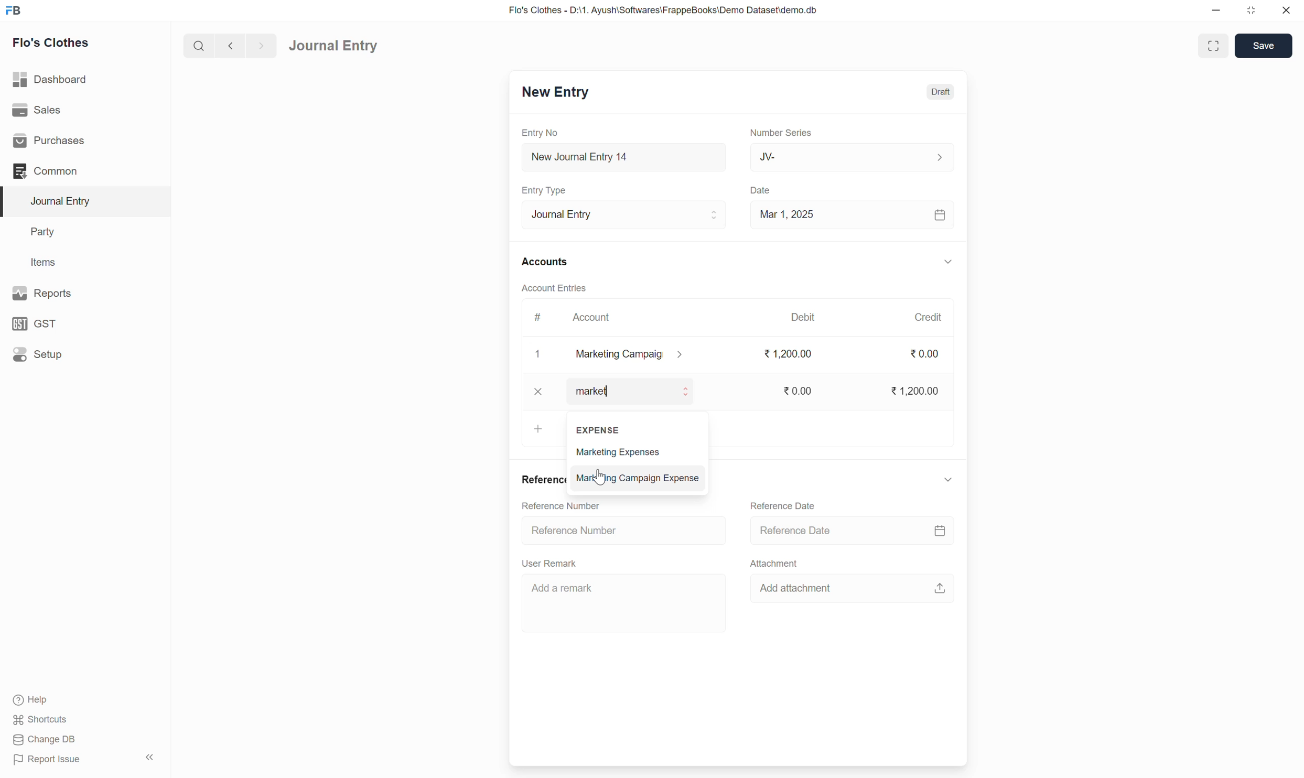 The width and height of the screenshot is (1304, 778). What do you see at coordinates (947, 479) in the screenshot?
I see `down` at bounding box center [947, 479].